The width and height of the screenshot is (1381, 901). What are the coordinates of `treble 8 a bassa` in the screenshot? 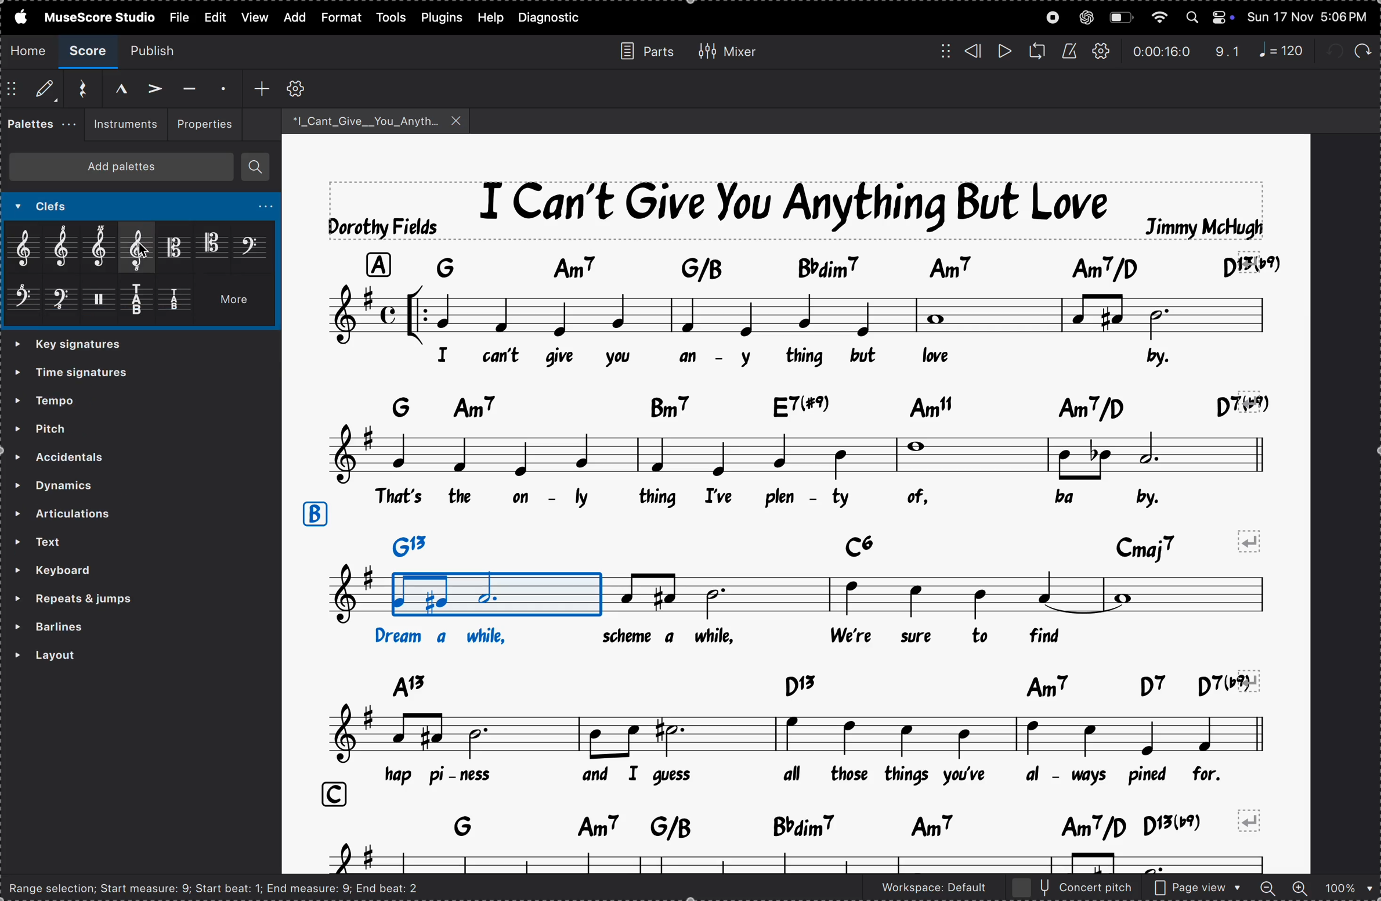 It's located at (139, 248).